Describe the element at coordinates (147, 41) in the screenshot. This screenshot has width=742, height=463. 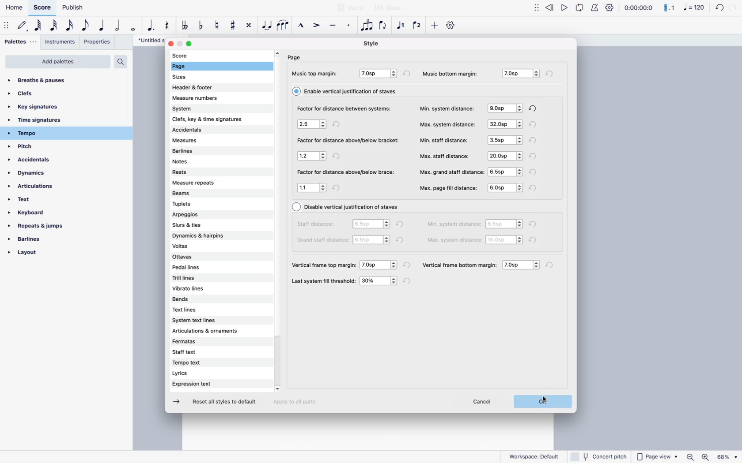
I see `Untitled` at that location.